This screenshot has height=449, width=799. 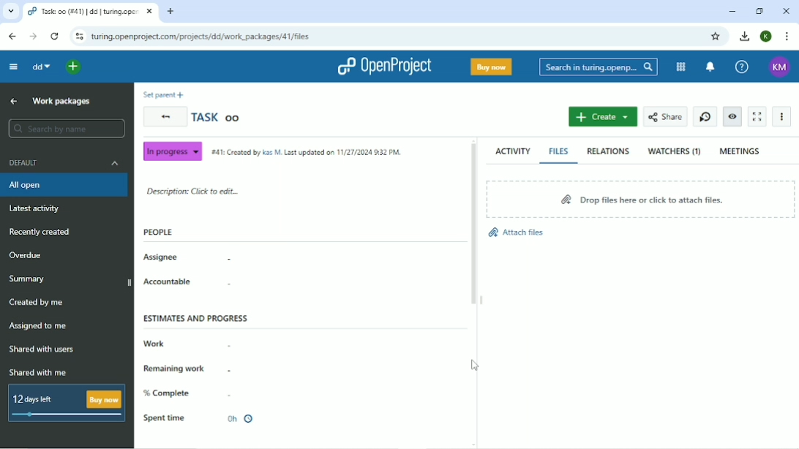 I want to click on dd, so click(x=41, y=67).